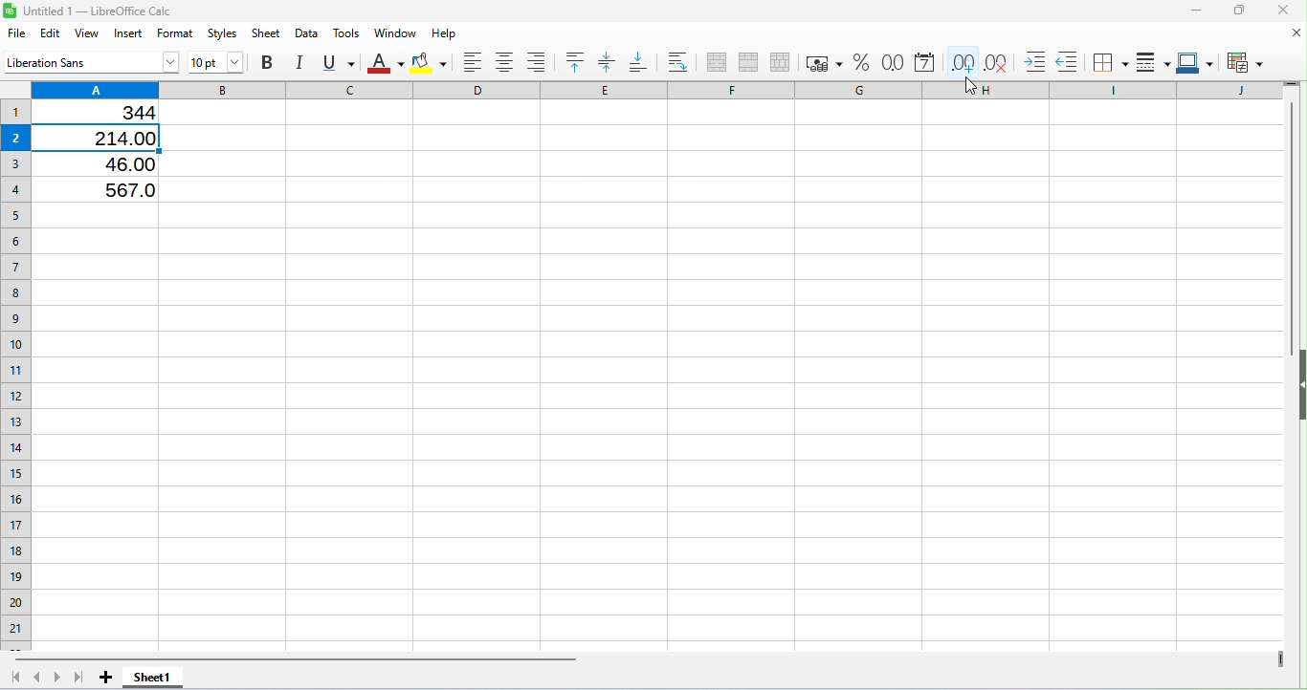  What do you see at coordinates (656, 88) in the screenshot?
I see `Columns` at bounding box center [656, 88].